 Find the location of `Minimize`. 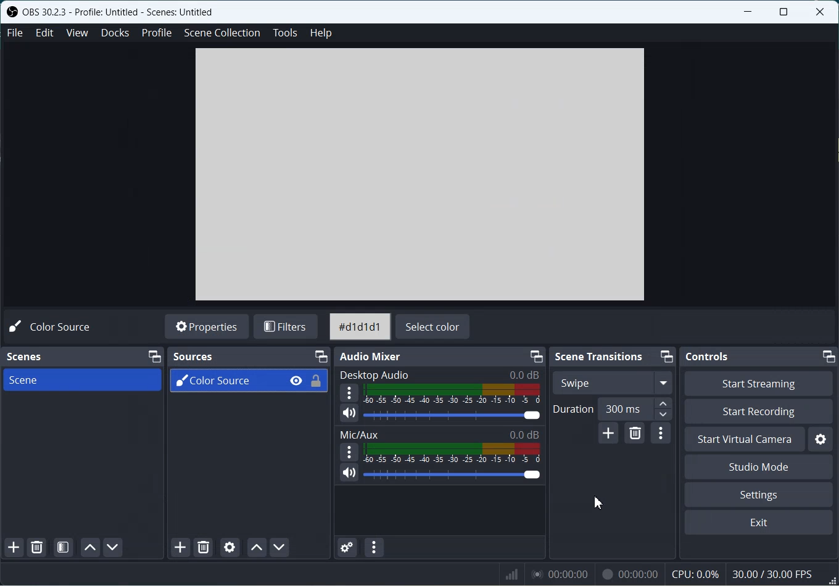

Minimize is located at coordinates (154, 355).